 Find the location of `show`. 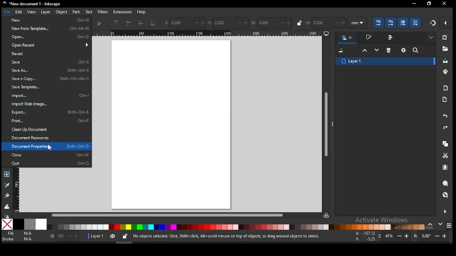

show is located at coordinates (432, 38).